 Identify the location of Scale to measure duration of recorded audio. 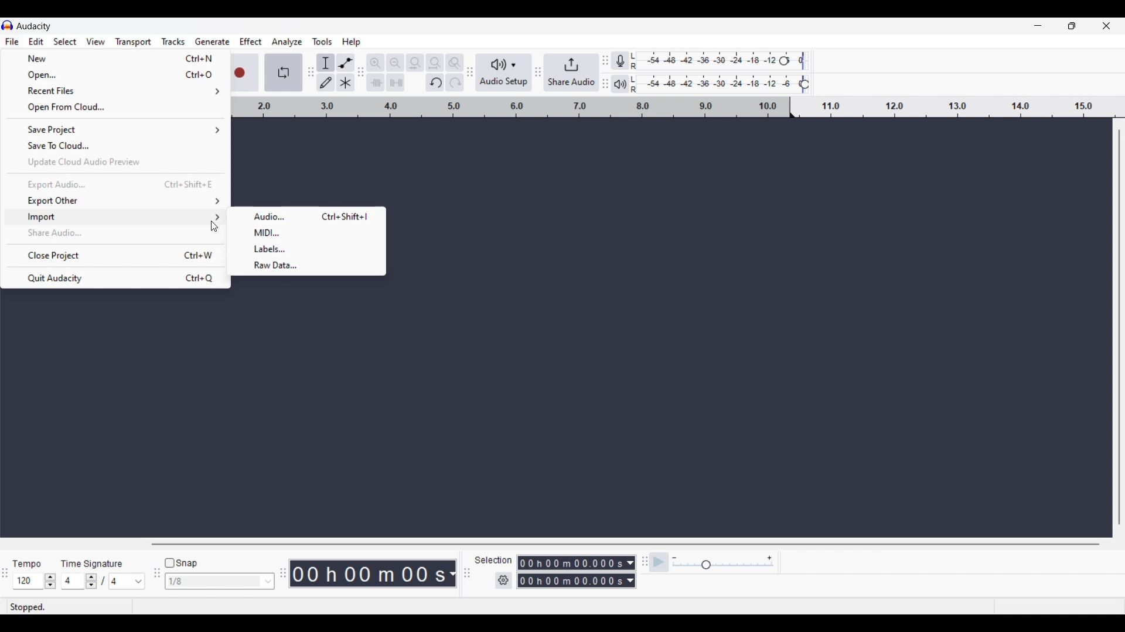
(679, 108).